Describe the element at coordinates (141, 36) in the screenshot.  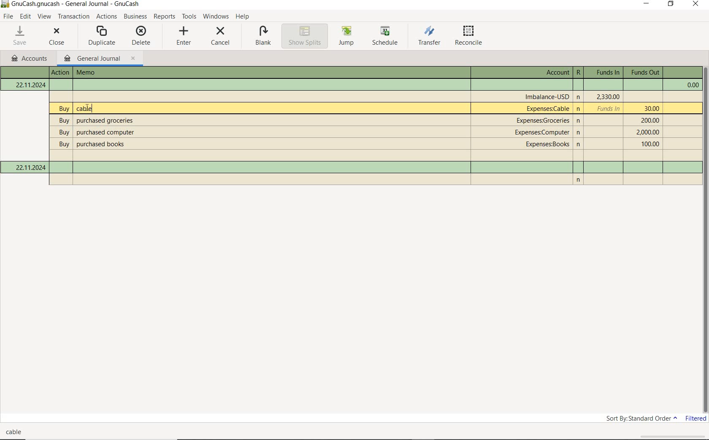
I see `delete` at that location.